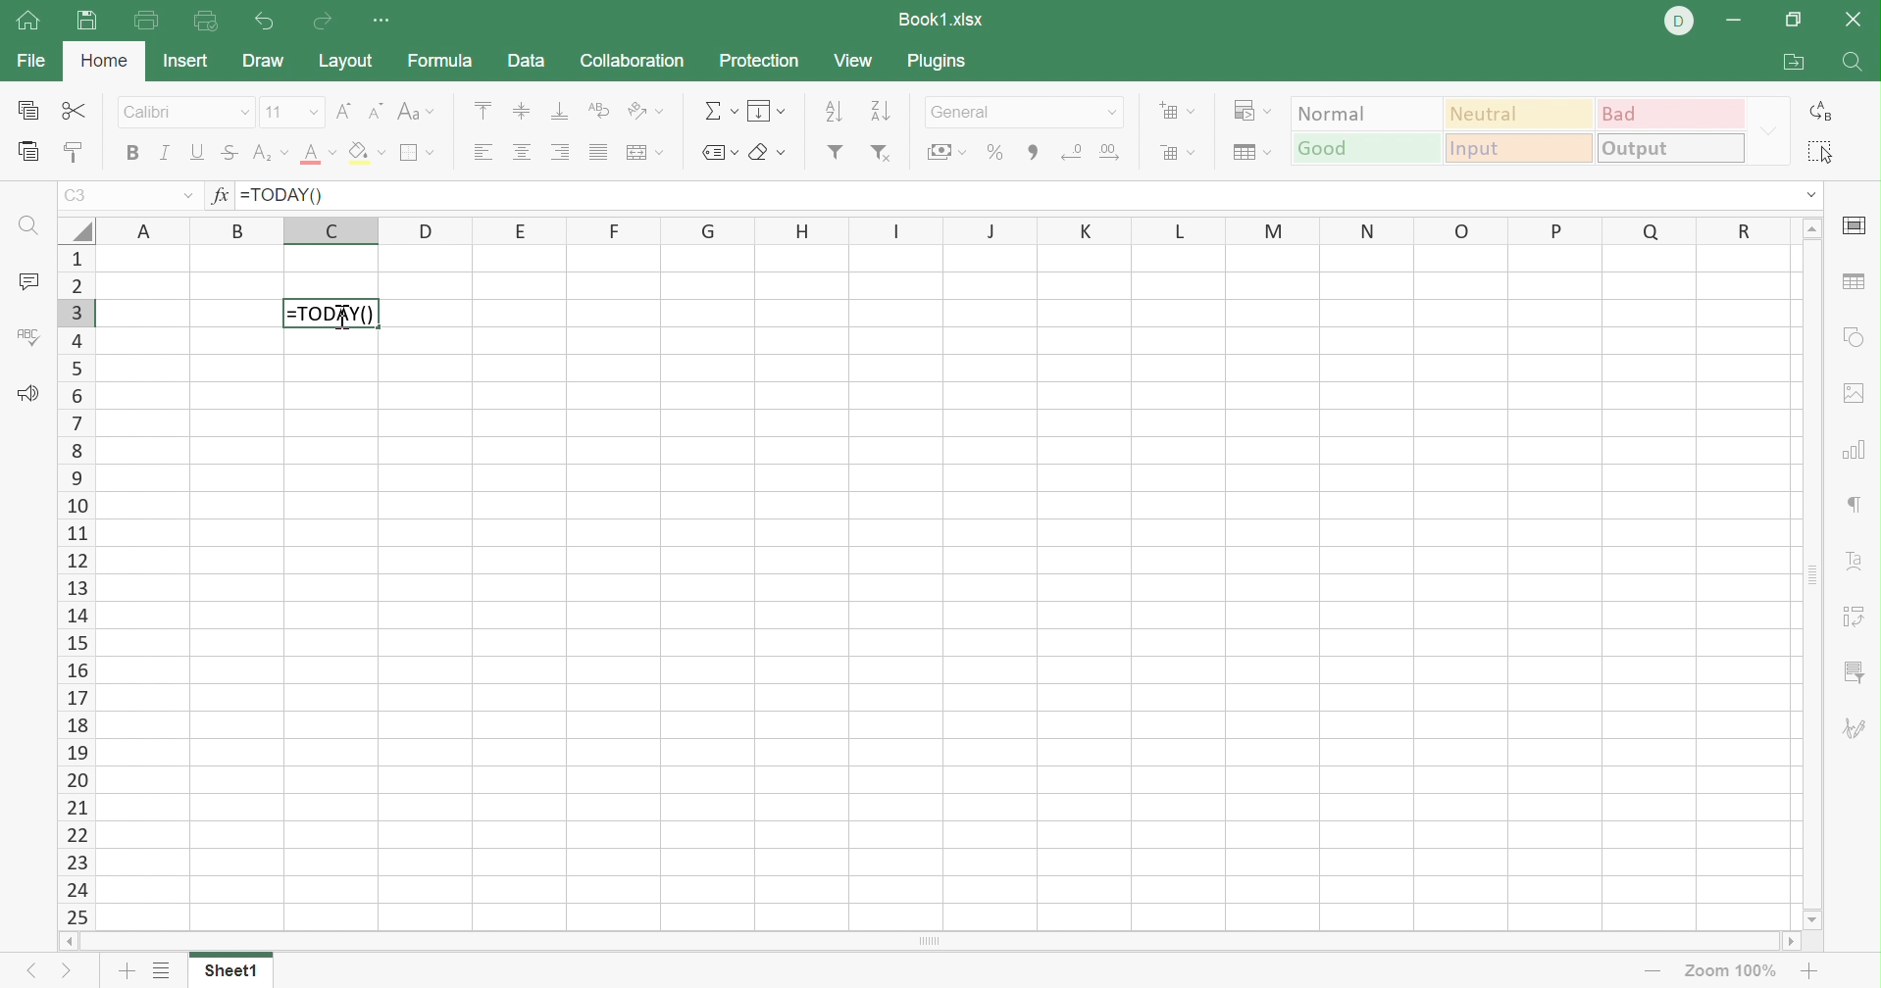  Describe the element at coordinates (942, 18) in the screenshot. I see `Book1.xlsx` at that location.